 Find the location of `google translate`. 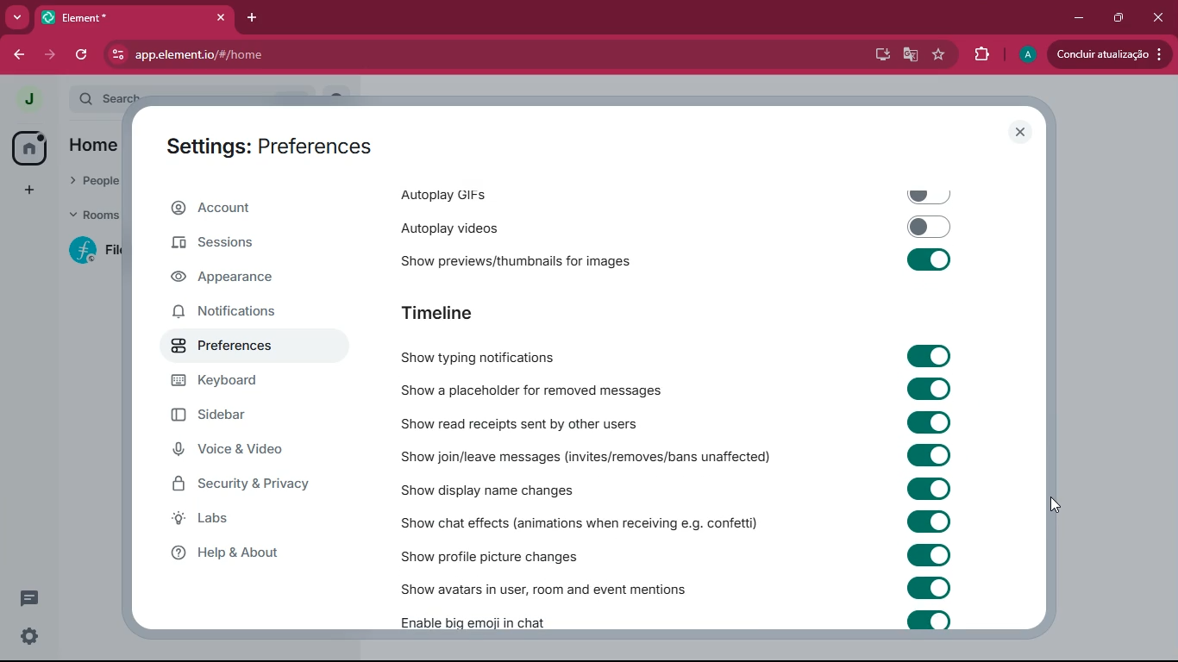

google translate is located at coordinates (909, 54).